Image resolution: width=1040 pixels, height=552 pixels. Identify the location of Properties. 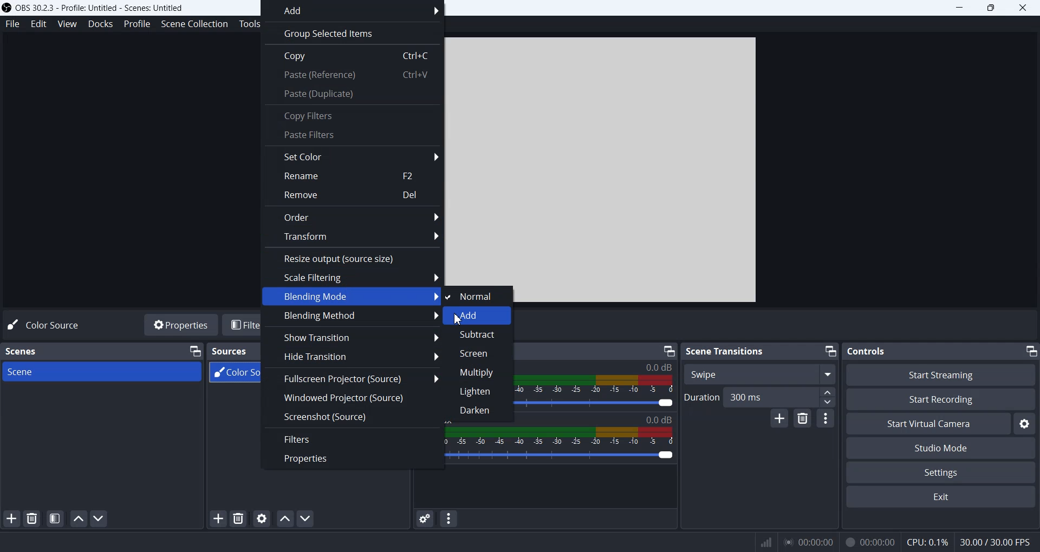
(352, 458).